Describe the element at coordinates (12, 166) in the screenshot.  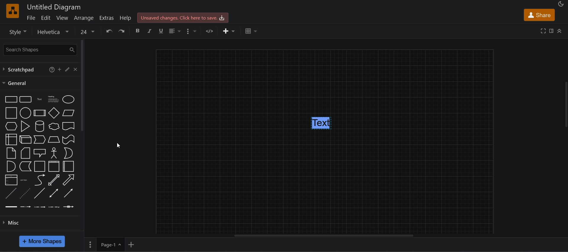
I see `And` at that location.